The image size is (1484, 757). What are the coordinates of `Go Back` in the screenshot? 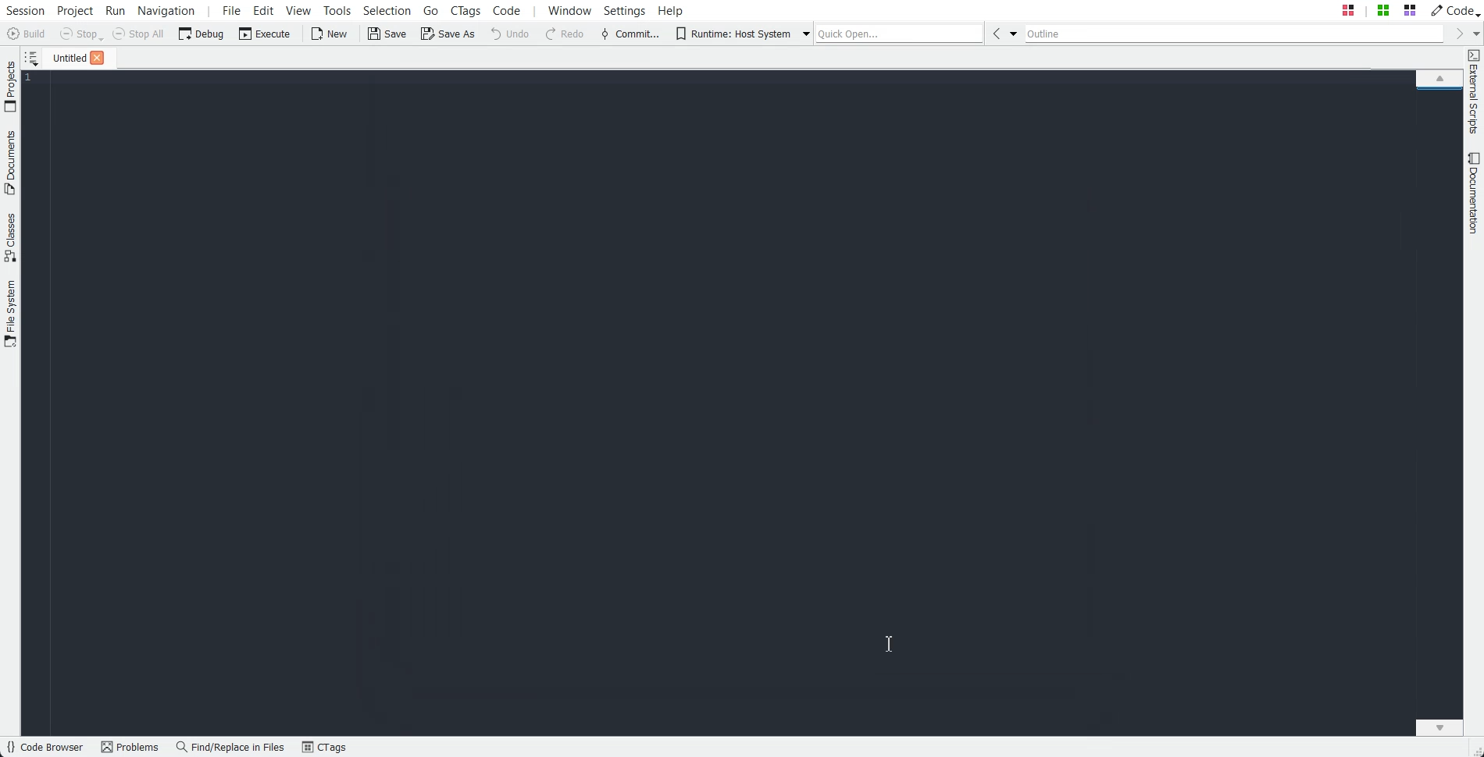 It's located at (996, 33).